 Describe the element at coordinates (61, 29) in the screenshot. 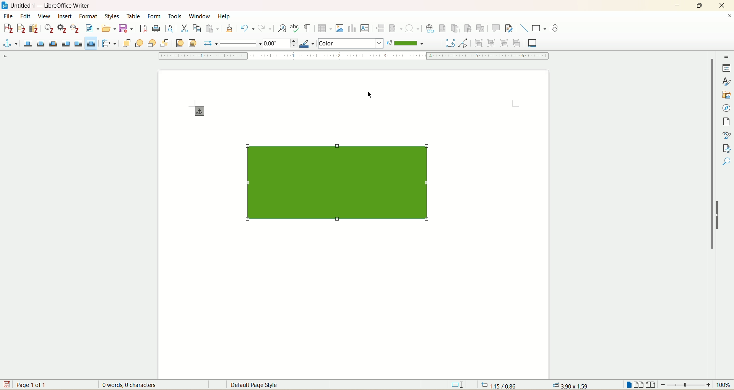

I see `document preferences` at that location.